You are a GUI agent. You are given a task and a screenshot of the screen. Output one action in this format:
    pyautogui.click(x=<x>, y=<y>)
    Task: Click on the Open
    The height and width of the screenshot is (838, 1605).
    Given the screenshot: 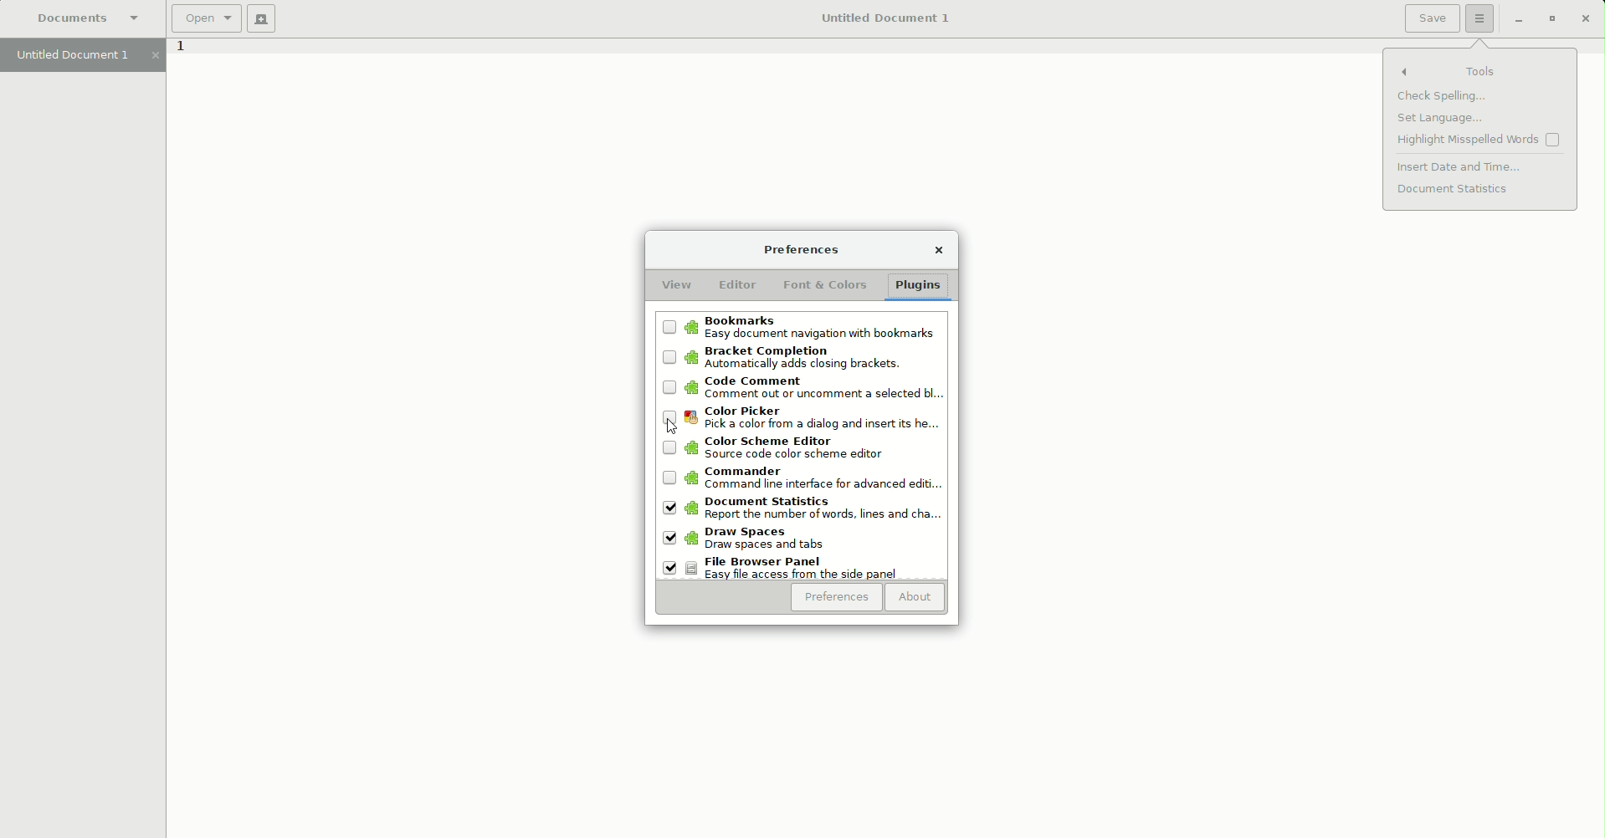 What is the action you would take?
    pyautogui.click(x=205, y=18)
    